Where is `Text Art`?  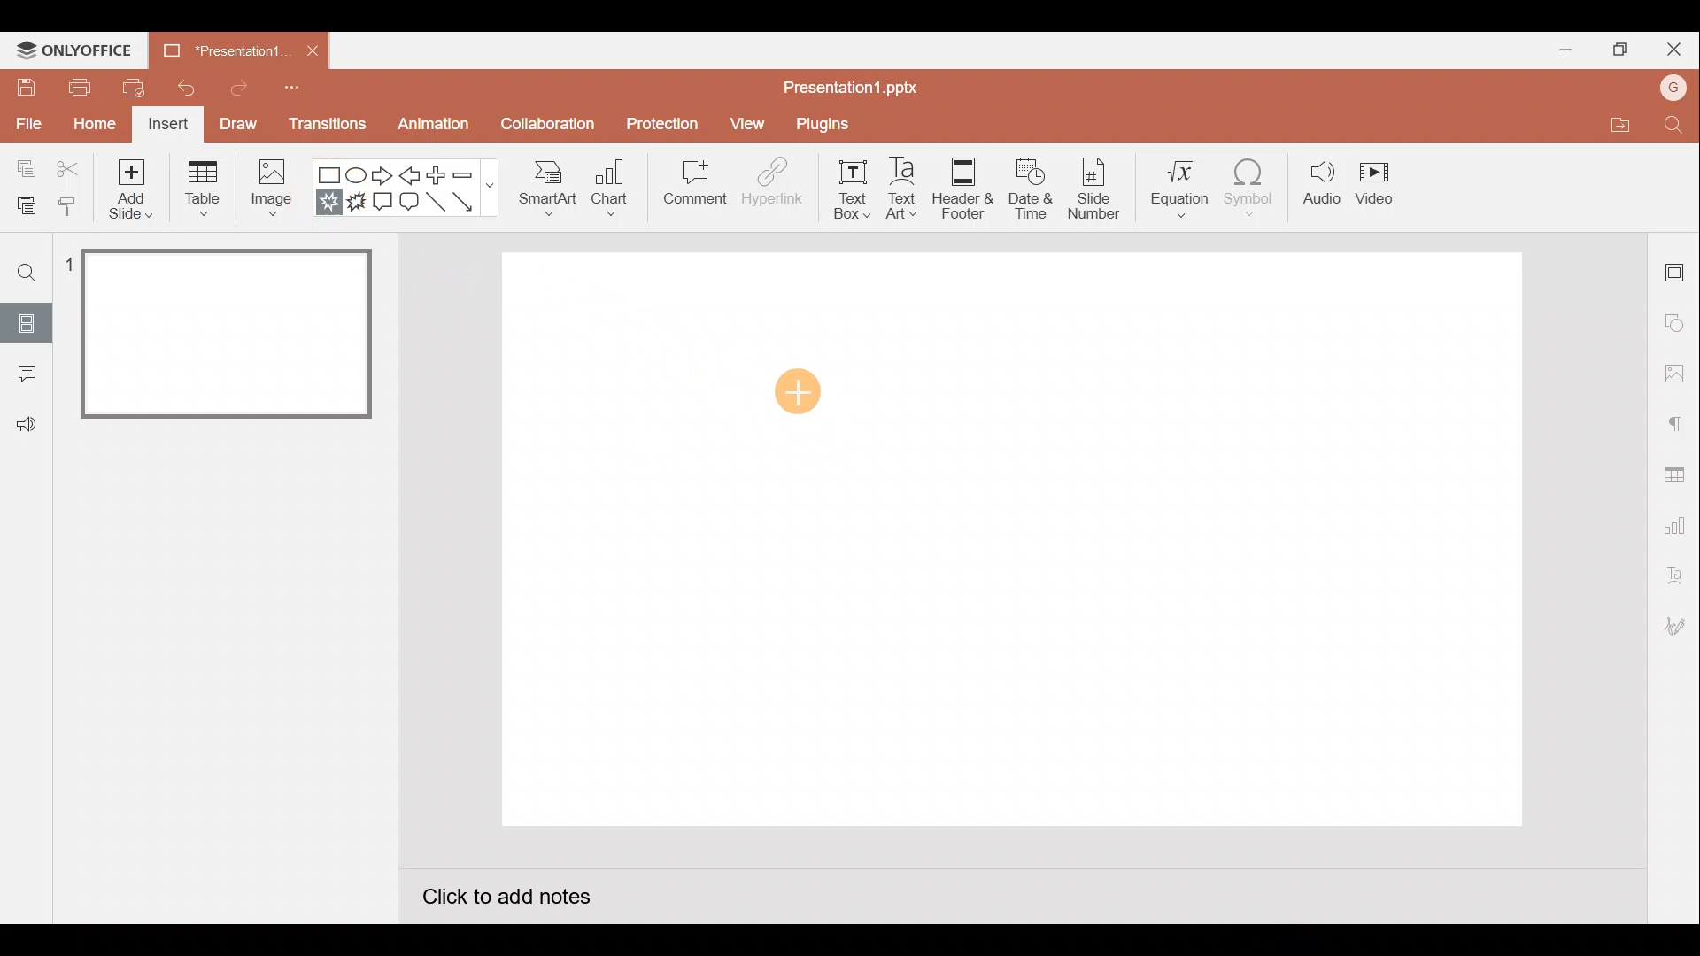
Text Art is located at coordinates (900, 189).